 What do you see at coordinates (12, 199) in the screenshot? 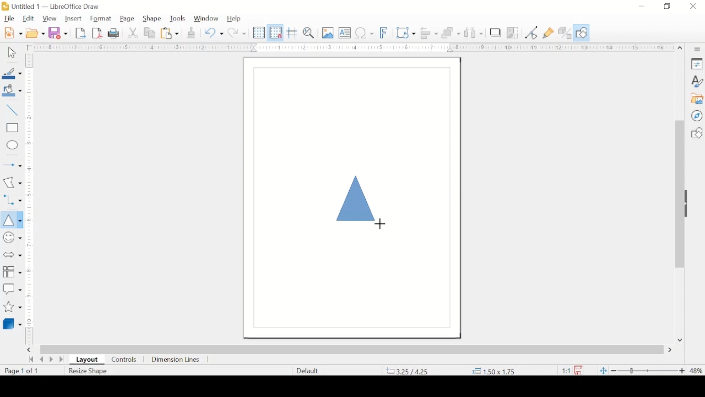
I see `connectors` at bounding box center [12, 199].